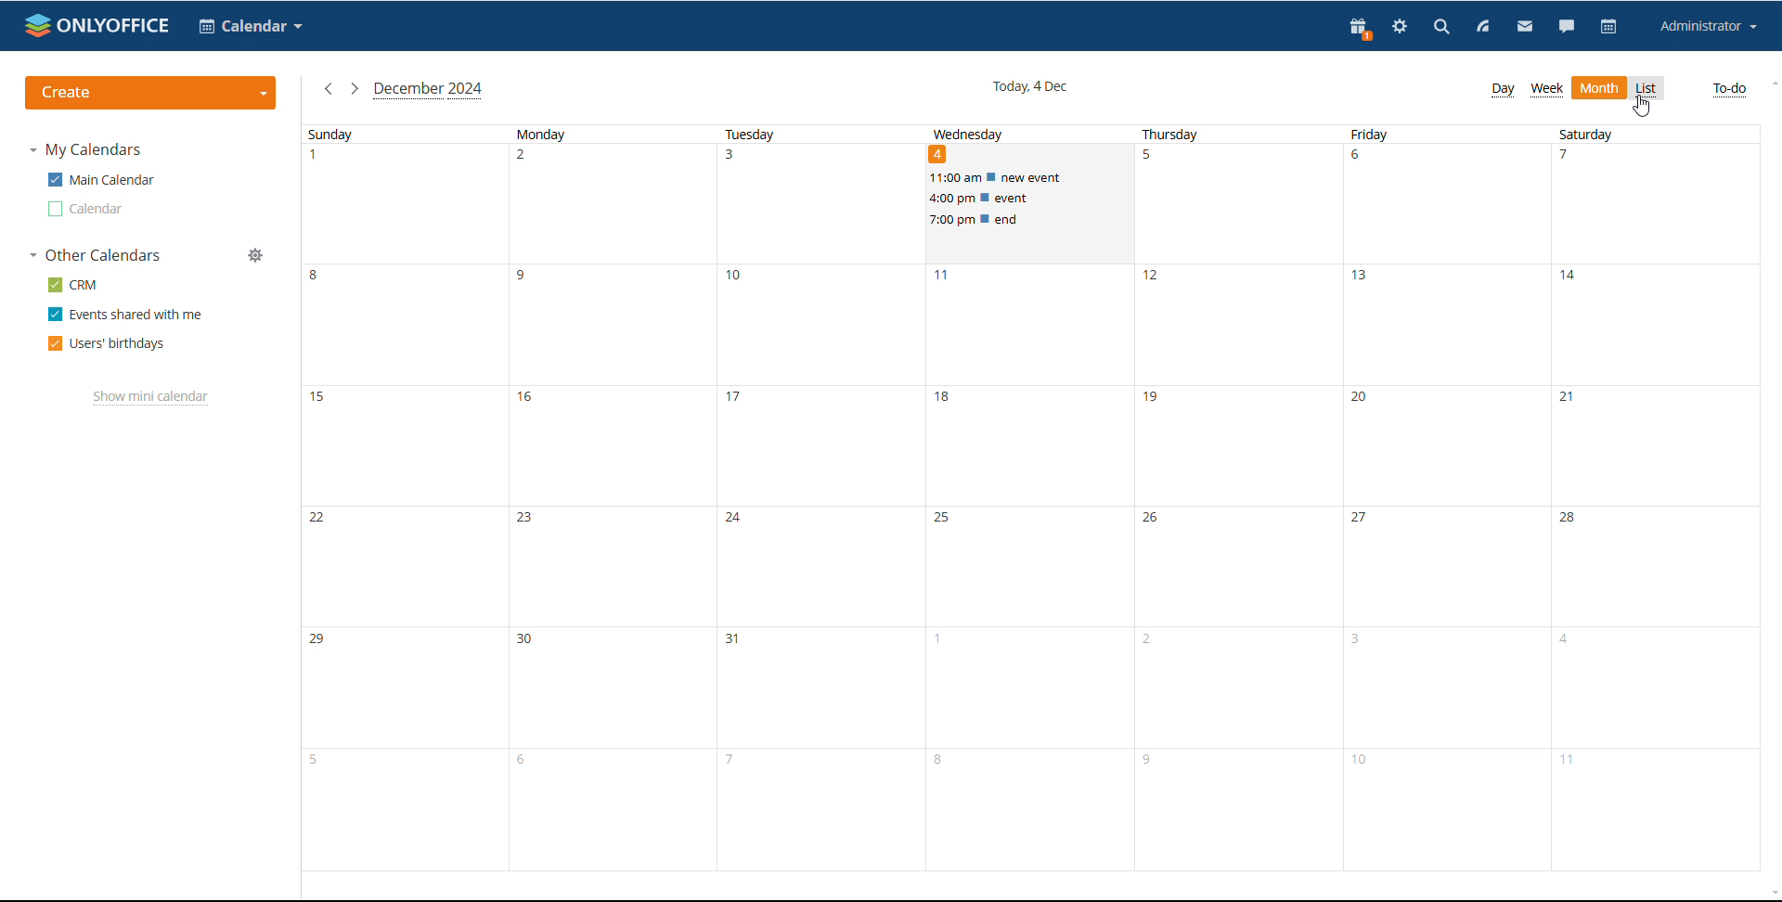  What do you see at coordinates (1656, 499) in the screenshot?
I see `saturday` at bounding box center [1656, 499].